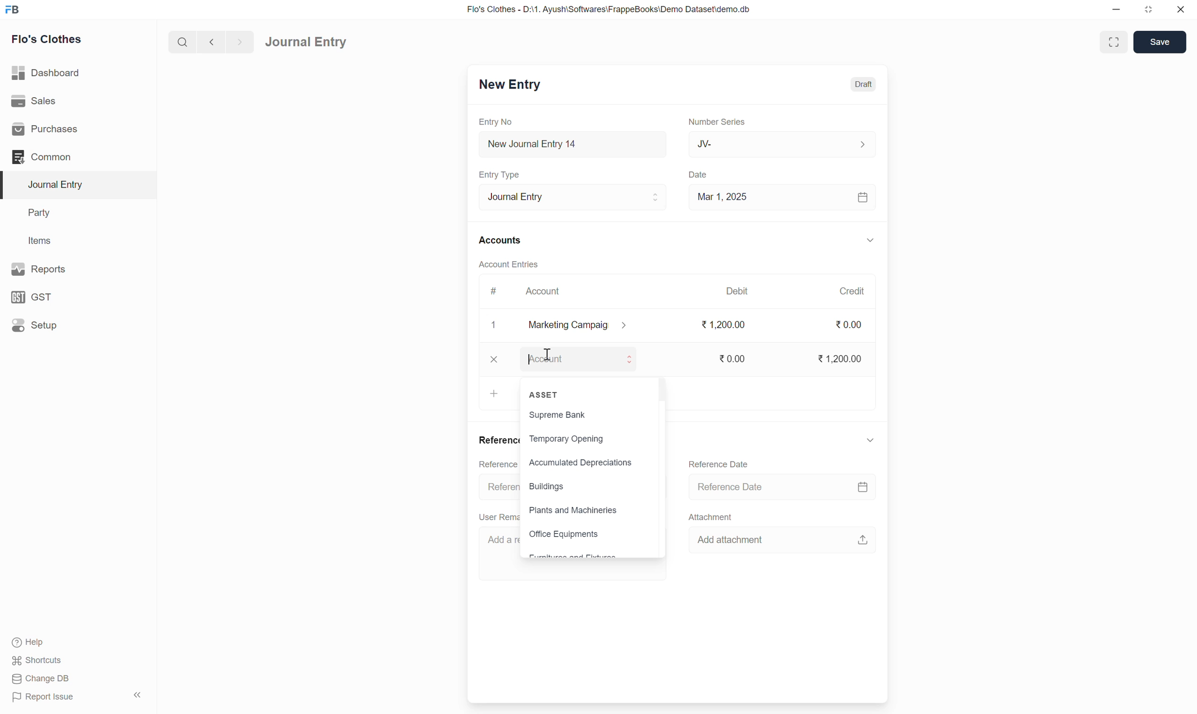 This screenshot has height=714, width=1197. Describe the element at coordinates (492, 394) in the screenshot. I see `add` at that location.